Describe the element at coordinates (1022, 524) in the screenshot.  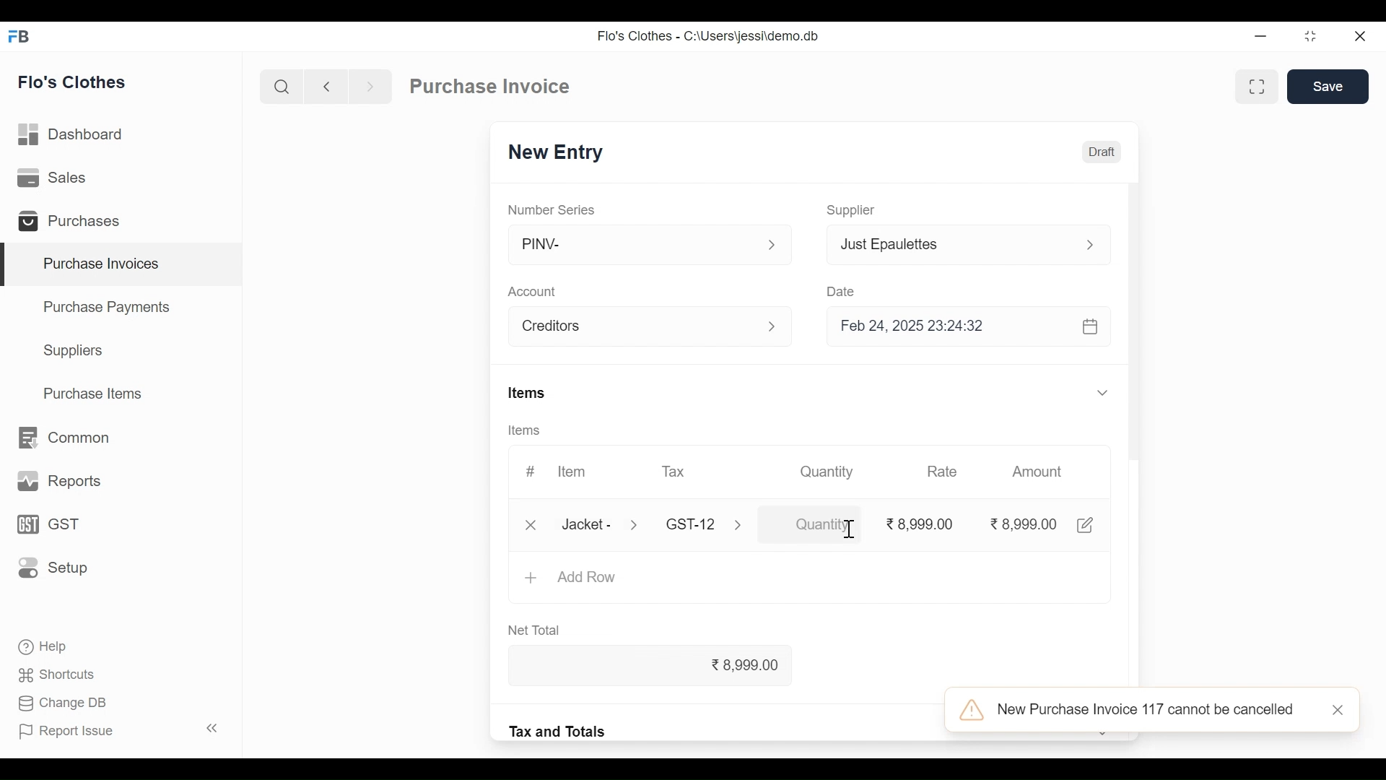
I see `8,999.00` at that location.